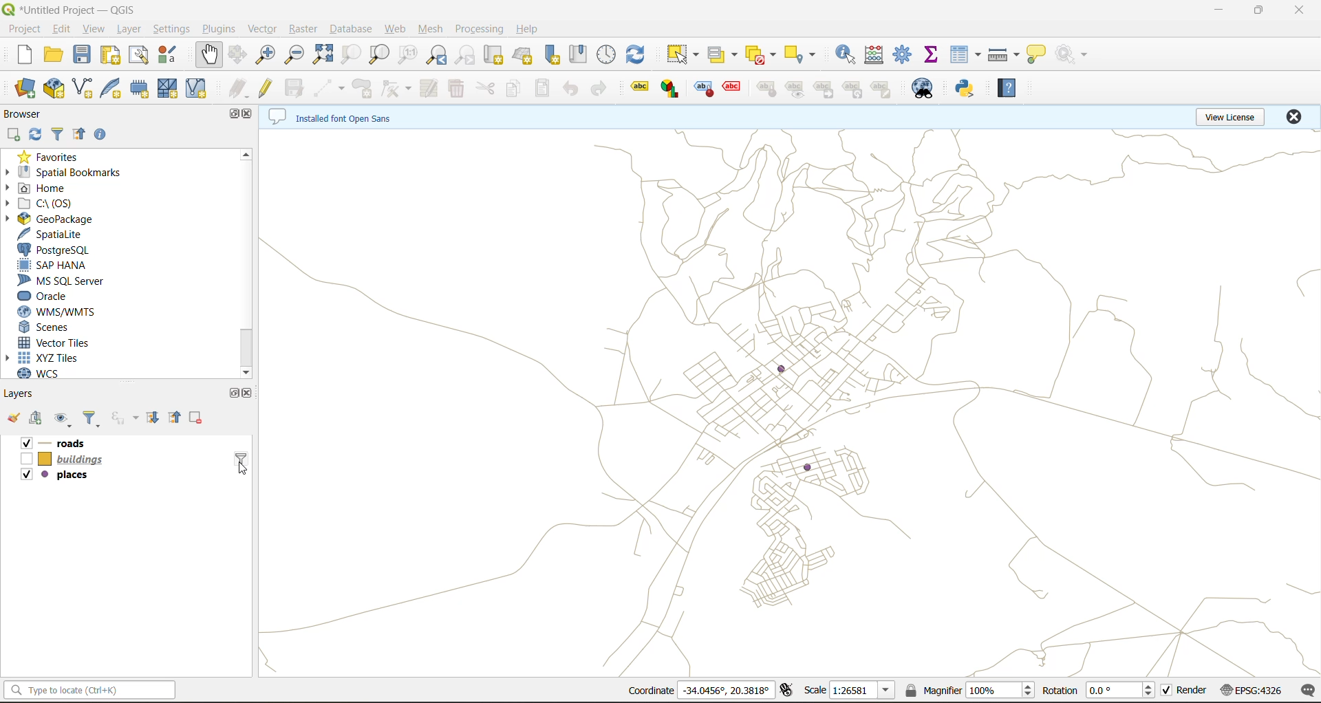 This screenshot has height=703, width=1321. I want to click on Diagram, so click(671, 89).